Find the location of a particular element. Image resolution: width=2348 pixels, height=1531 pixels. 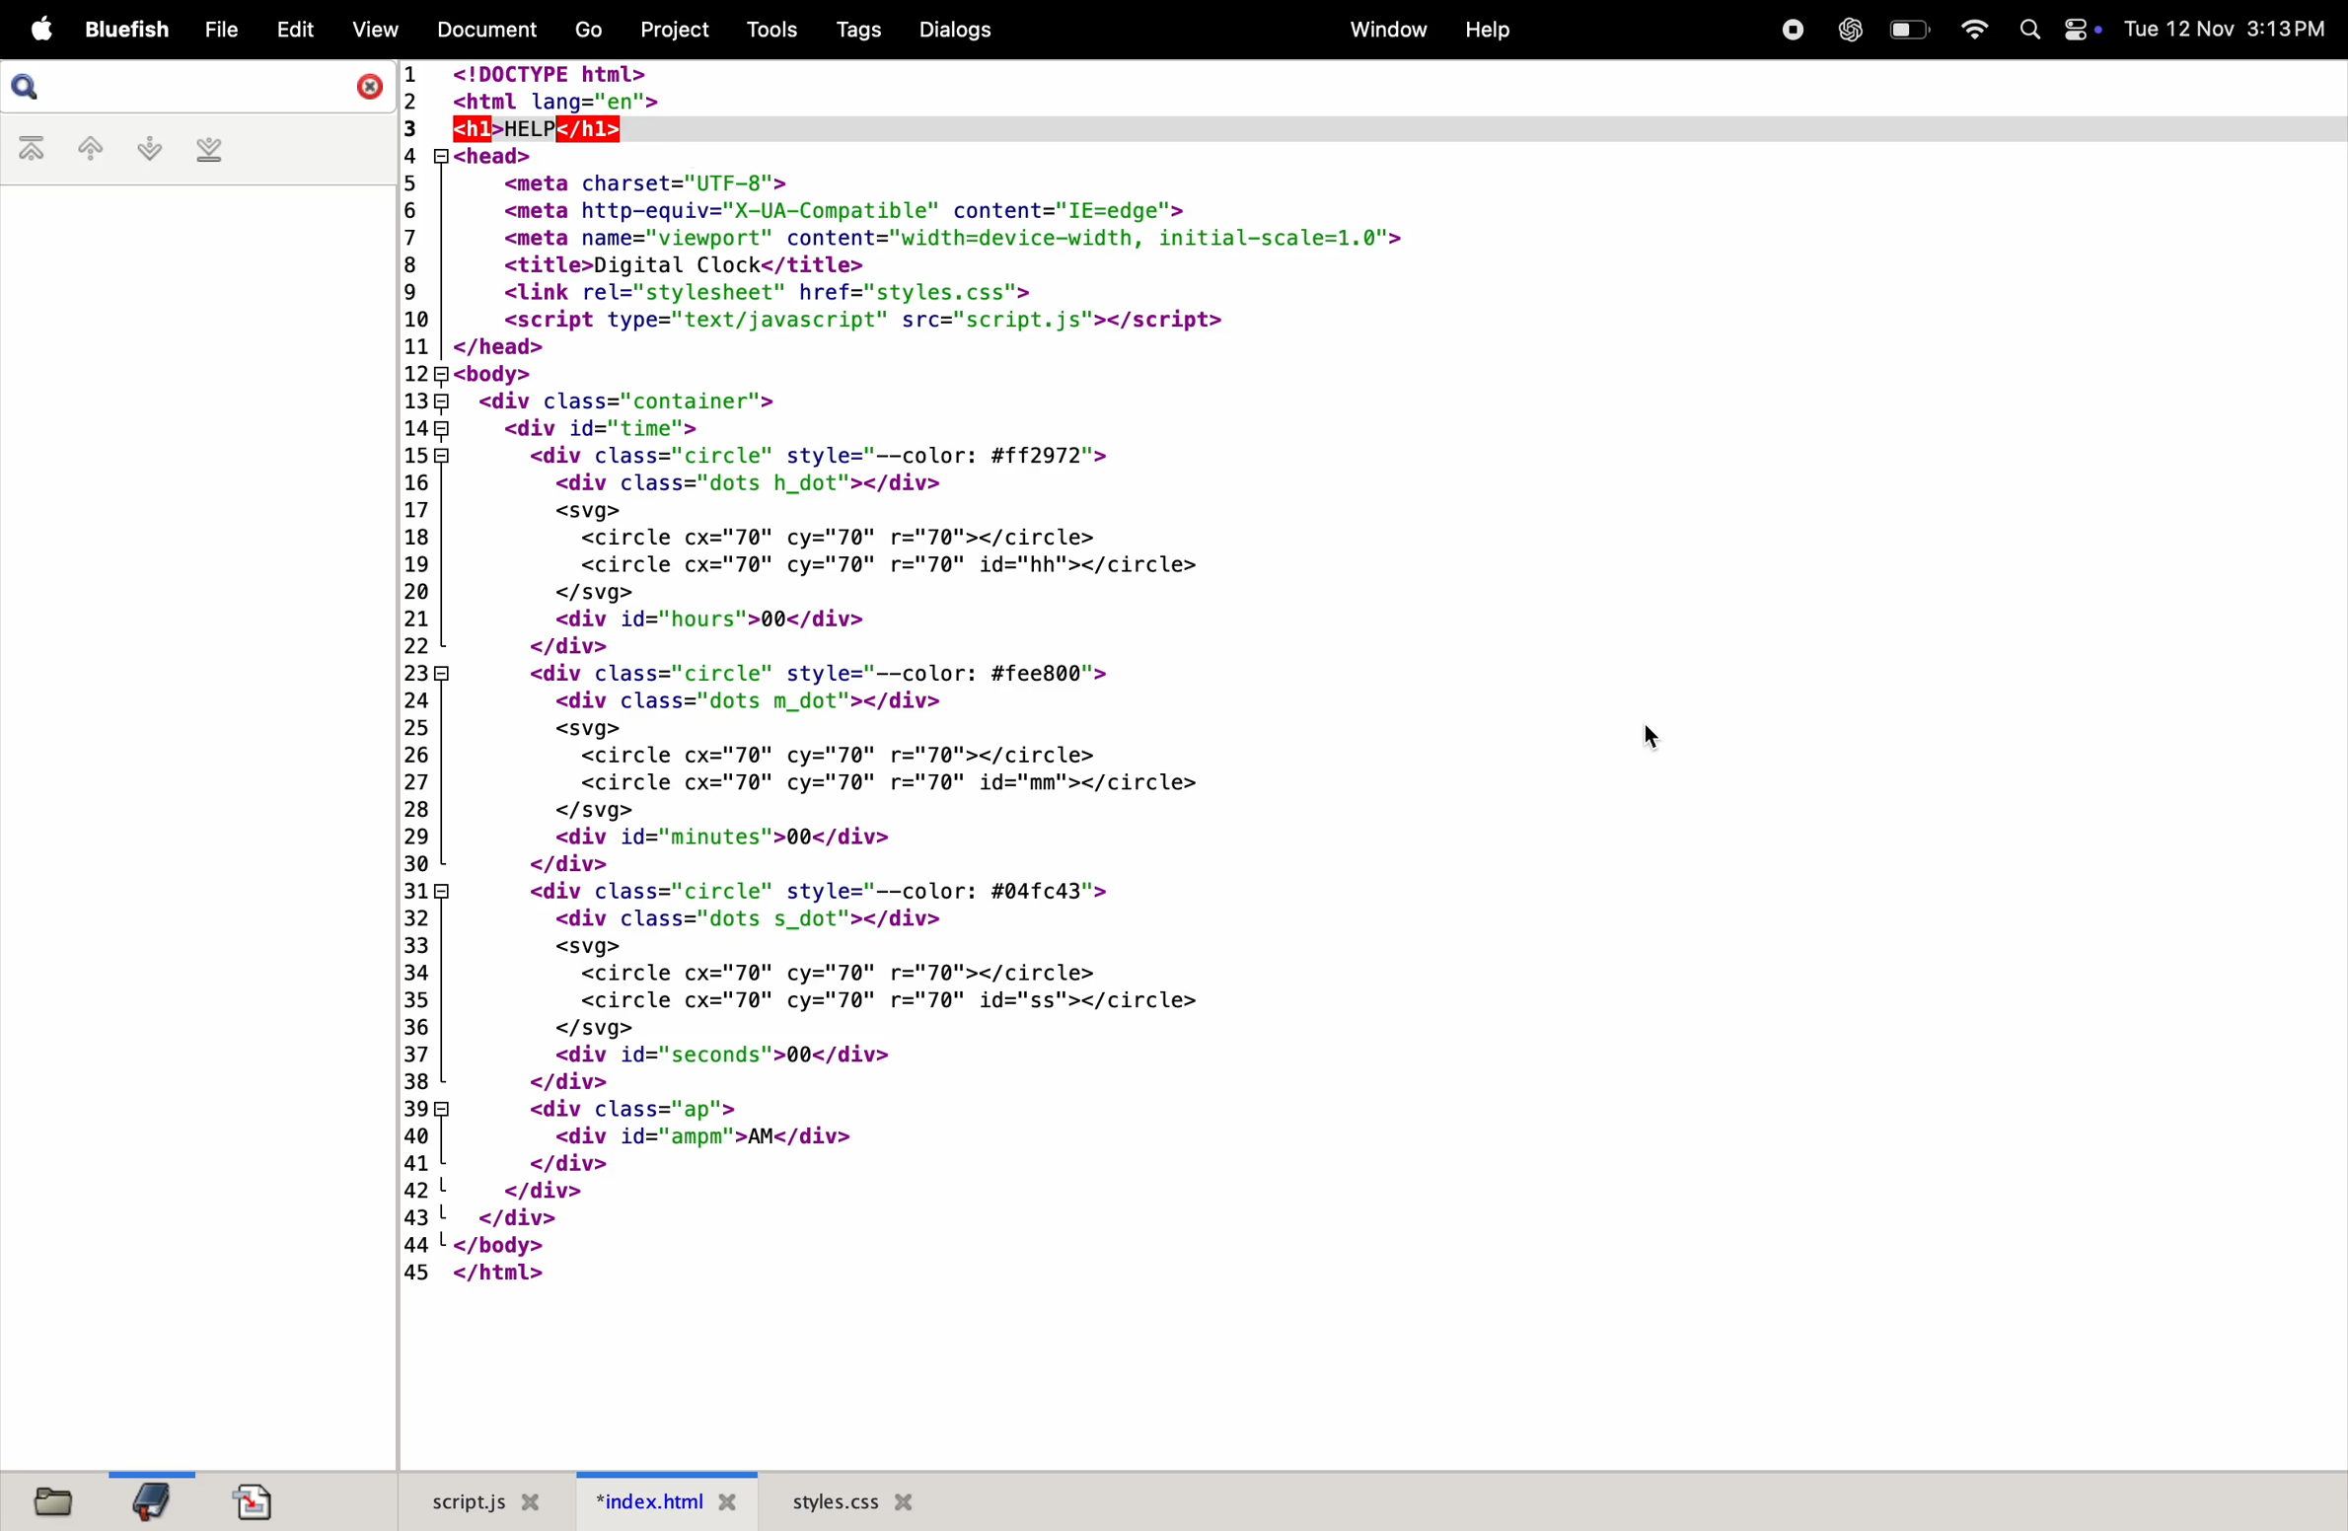

dialogs is located at coordinates (954, 30).